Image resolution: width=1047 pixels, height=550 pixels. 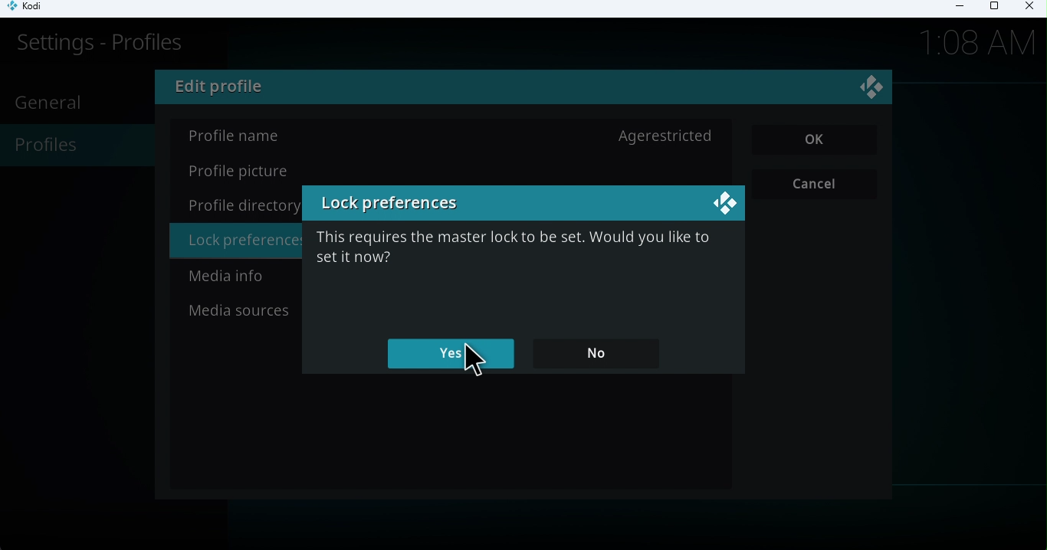 What do you see at coordinates (394, 205) in the screenshot?
I see `Lock prefrences` at bounding box center [394, 205].